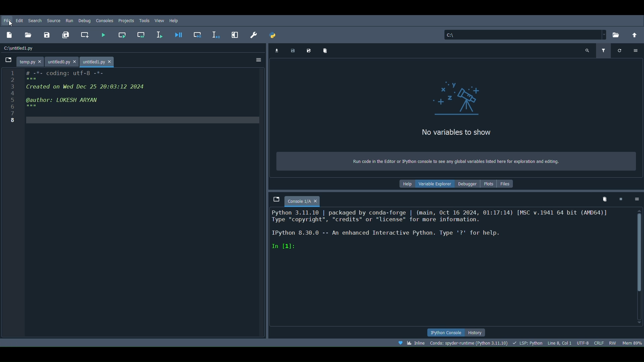 This screenshot has height=362, width=644. I want to click on Browse tabs, so click(8, 61).